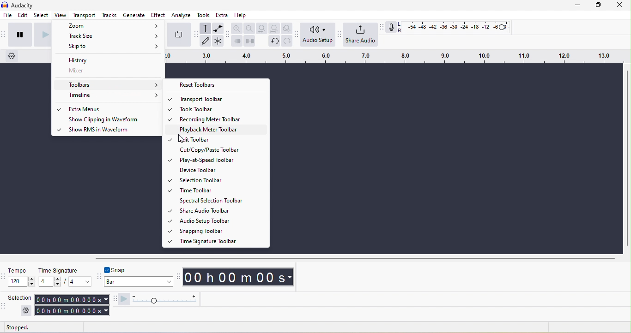  Describe the element at coordinates (73, 311) in the screenshot. I see `selection end time` at that location.